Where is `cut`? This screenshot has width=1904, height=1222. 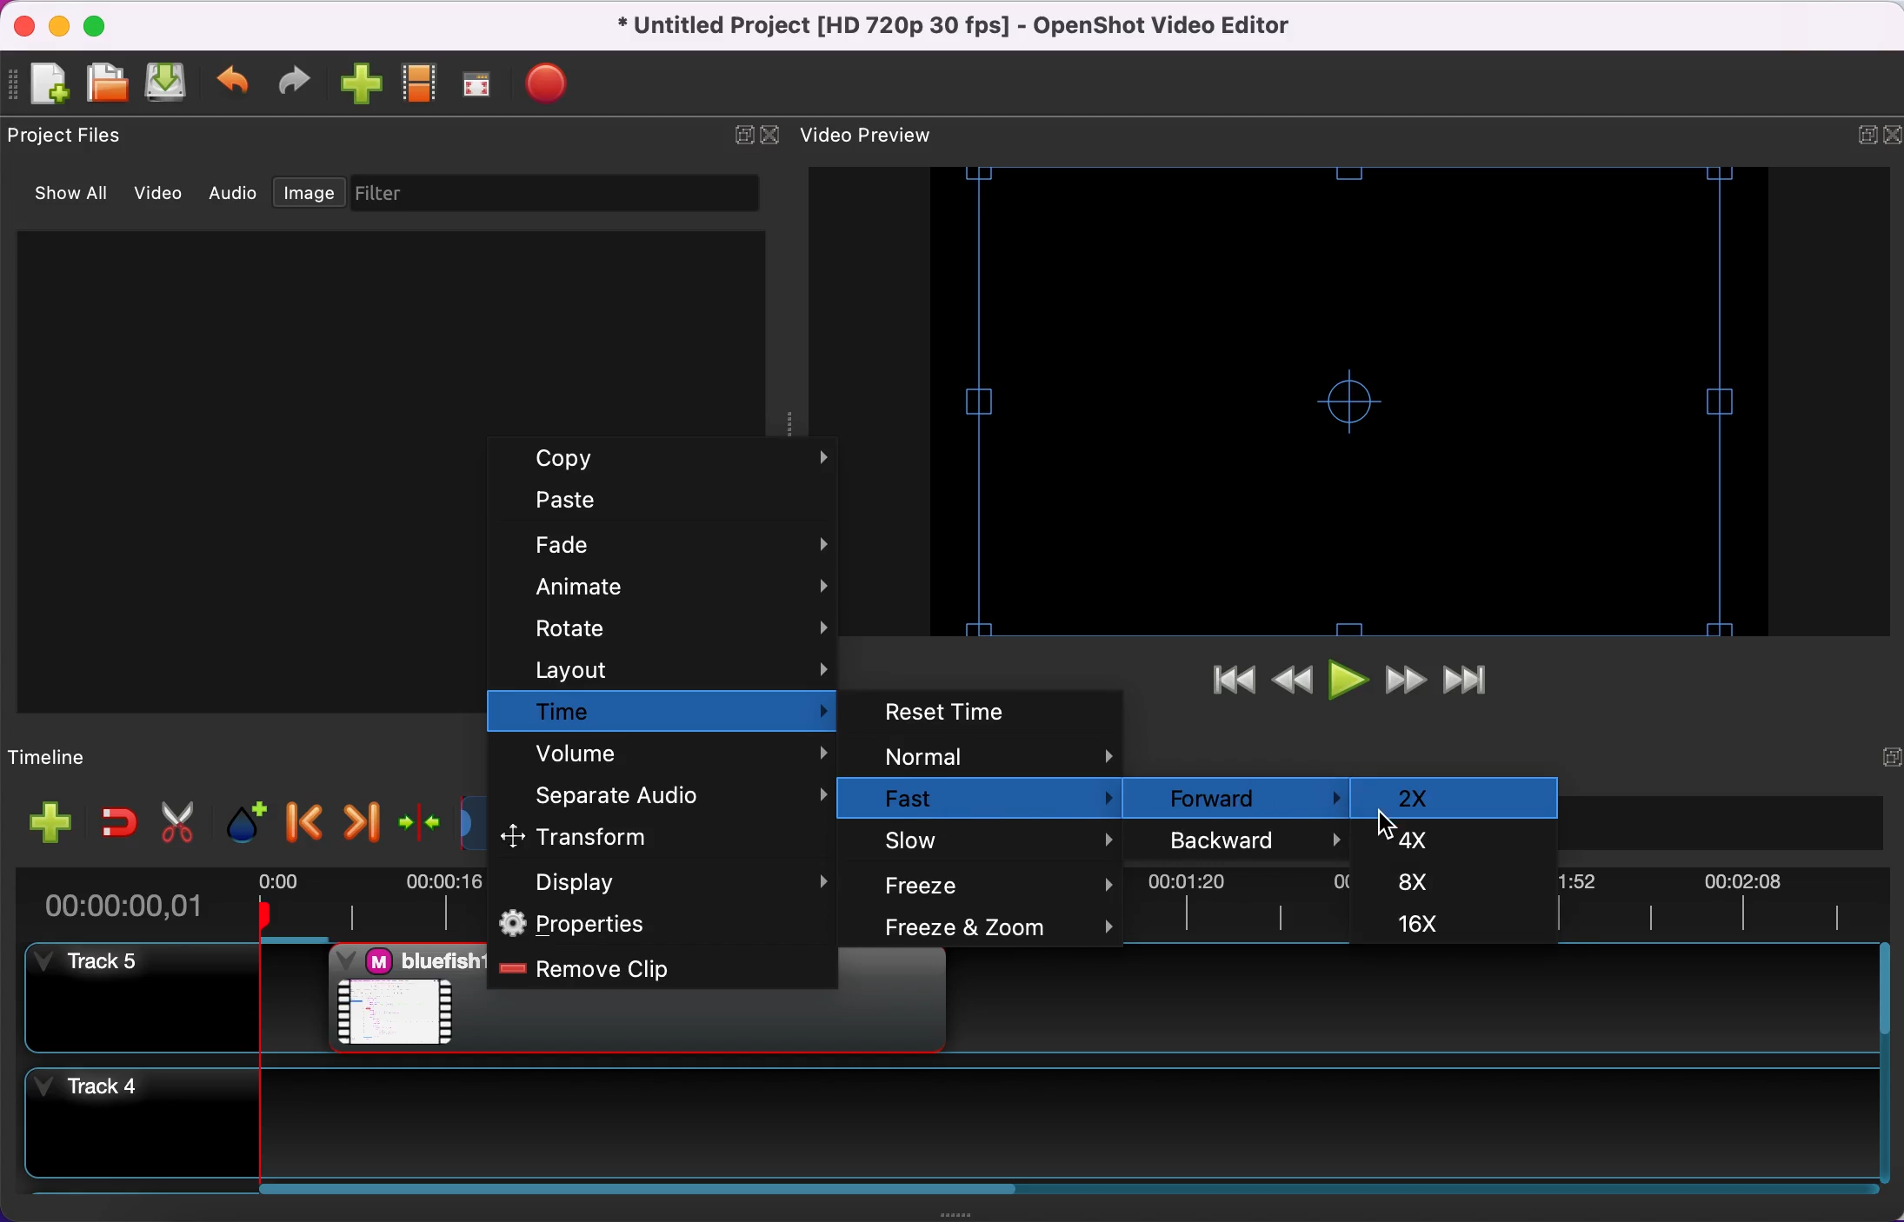
cut is located at coordinates (177, 821).